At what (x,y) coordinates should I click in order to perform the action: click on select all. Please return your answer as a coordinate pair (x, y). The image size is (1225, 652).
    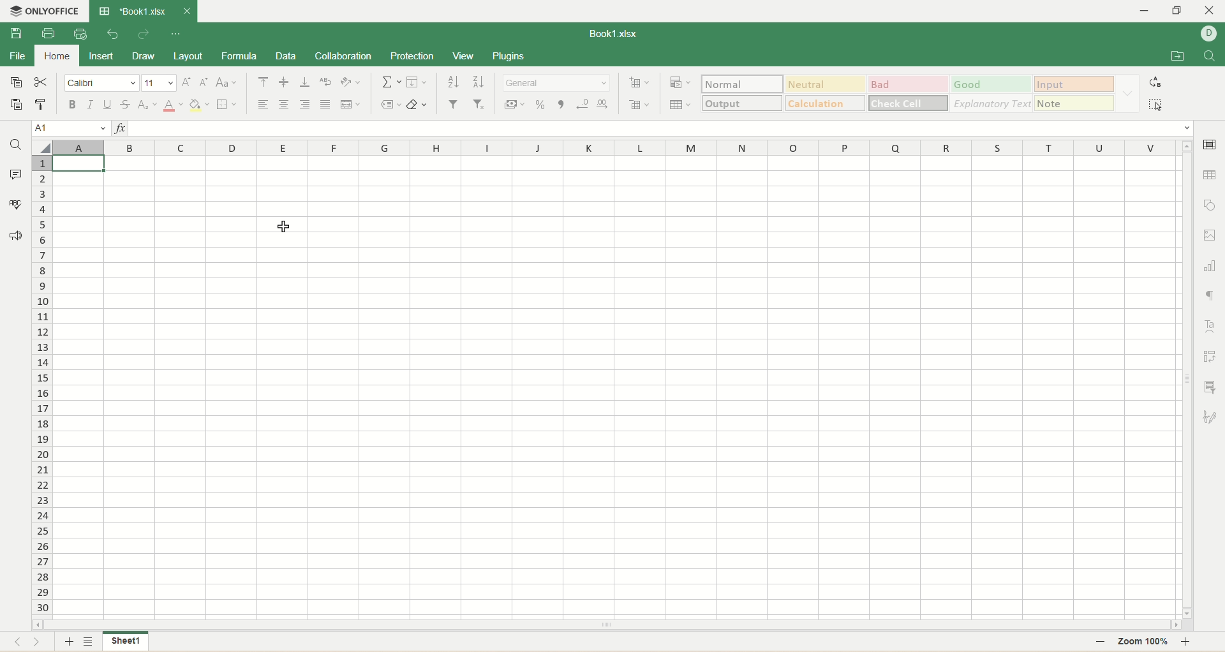
    Looking at the image, I should click on (1159, 108).